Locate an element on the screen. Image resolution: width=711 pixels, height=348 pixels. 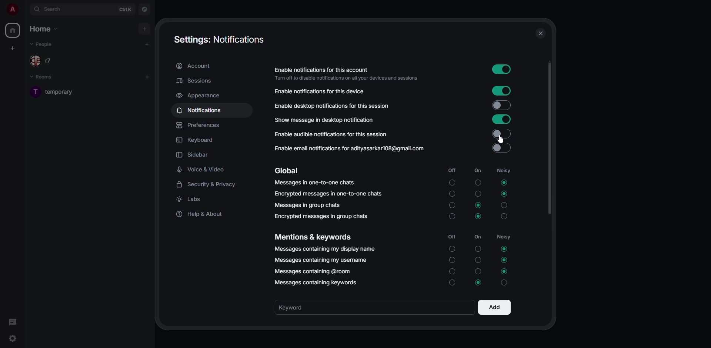
profile is located at coordinates (12, 9).